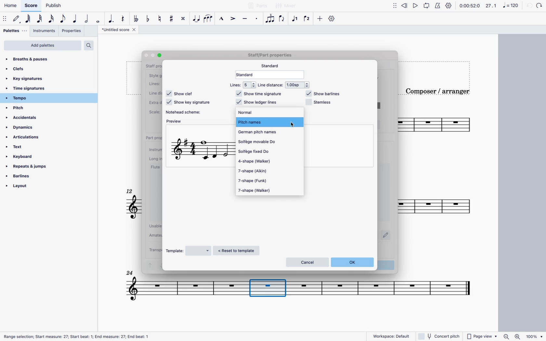 This screenshot has height=341, width=546. I want to click on tuplet, so click(270, 19).